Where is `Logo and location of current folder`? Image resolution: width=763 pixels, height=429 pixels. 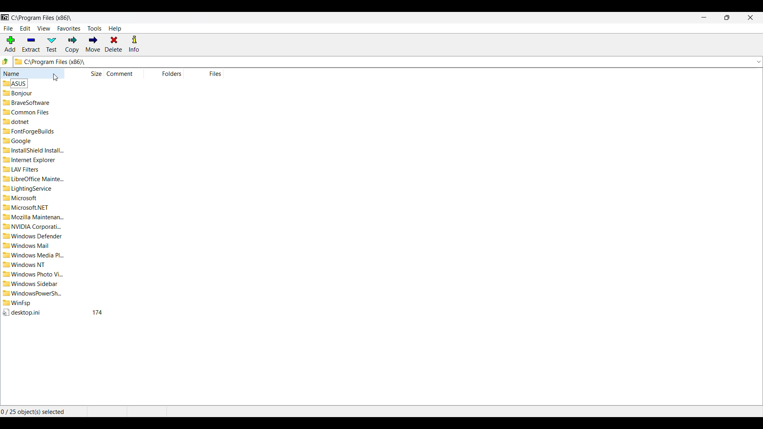
Logo and location of current folder is located at coordinates (383, 61).